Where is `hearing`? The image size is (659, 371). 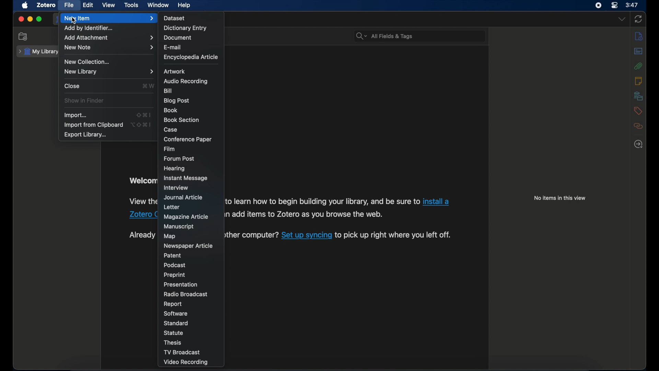
hearing is located at coordinates (175, 169).